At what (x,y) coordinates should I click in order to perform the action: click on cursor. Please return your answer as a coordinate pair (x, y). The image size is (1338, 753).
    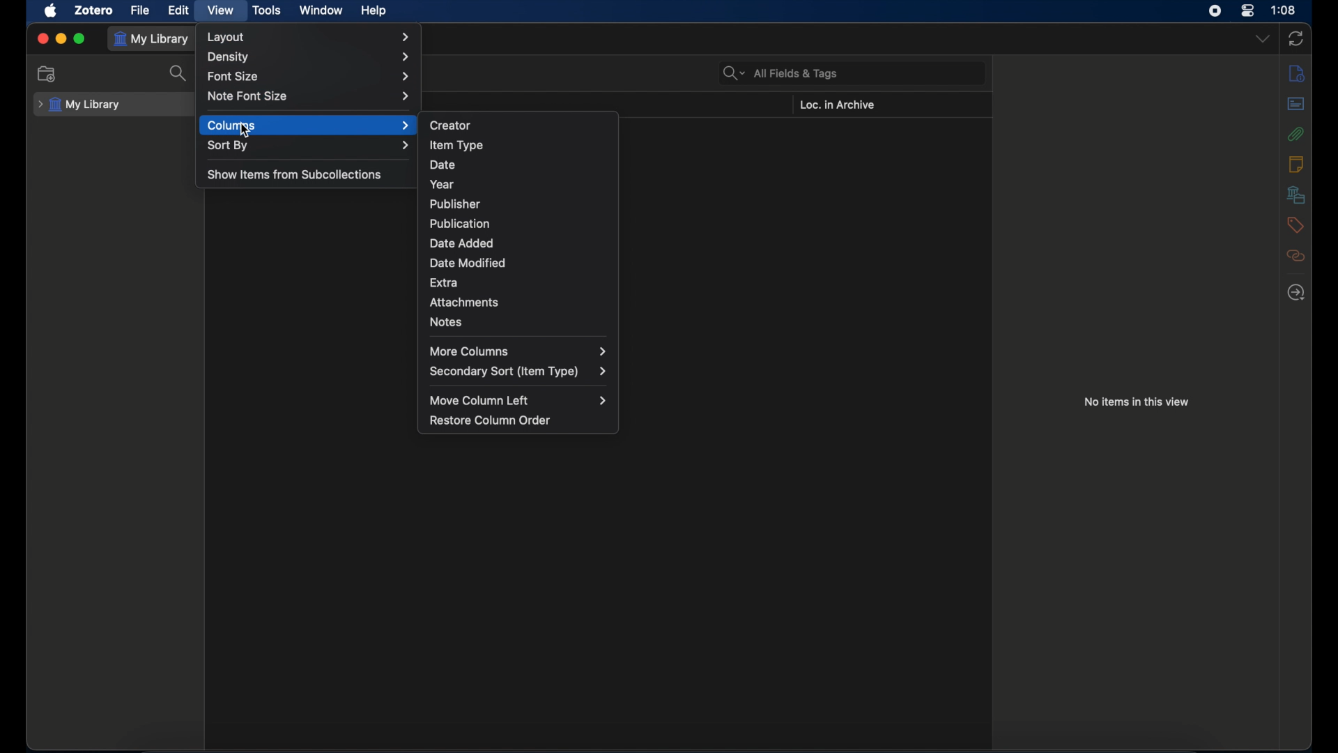
    Looking at the image, I should click on (246, 131).